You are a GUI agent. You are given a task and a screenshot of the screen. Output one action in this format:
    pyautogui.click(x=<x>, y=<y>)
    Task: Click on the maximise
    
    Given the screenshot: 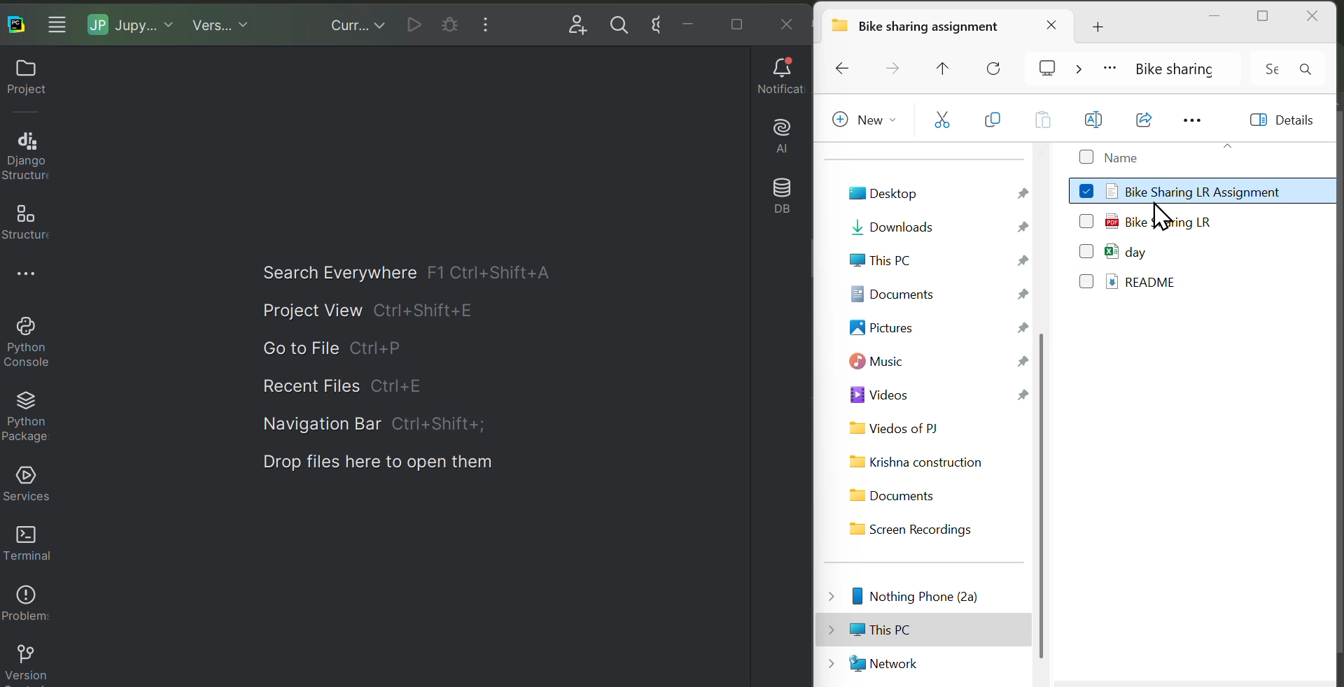 What is the action you would take?
    pyautogui.click(x=1262, y=17)
    